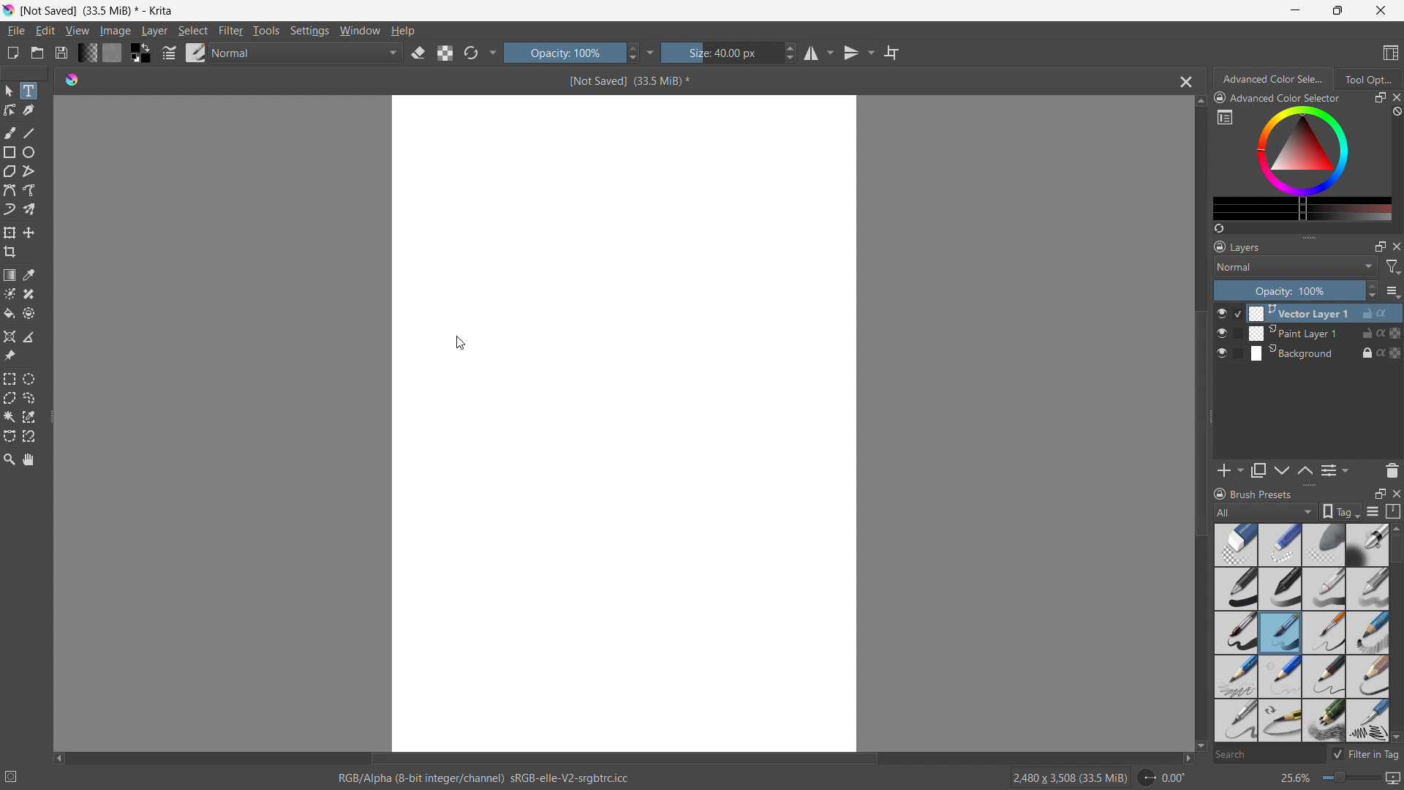 This screenshot has height=790, width=1404. I want to click on pen, so click(1280, 589).